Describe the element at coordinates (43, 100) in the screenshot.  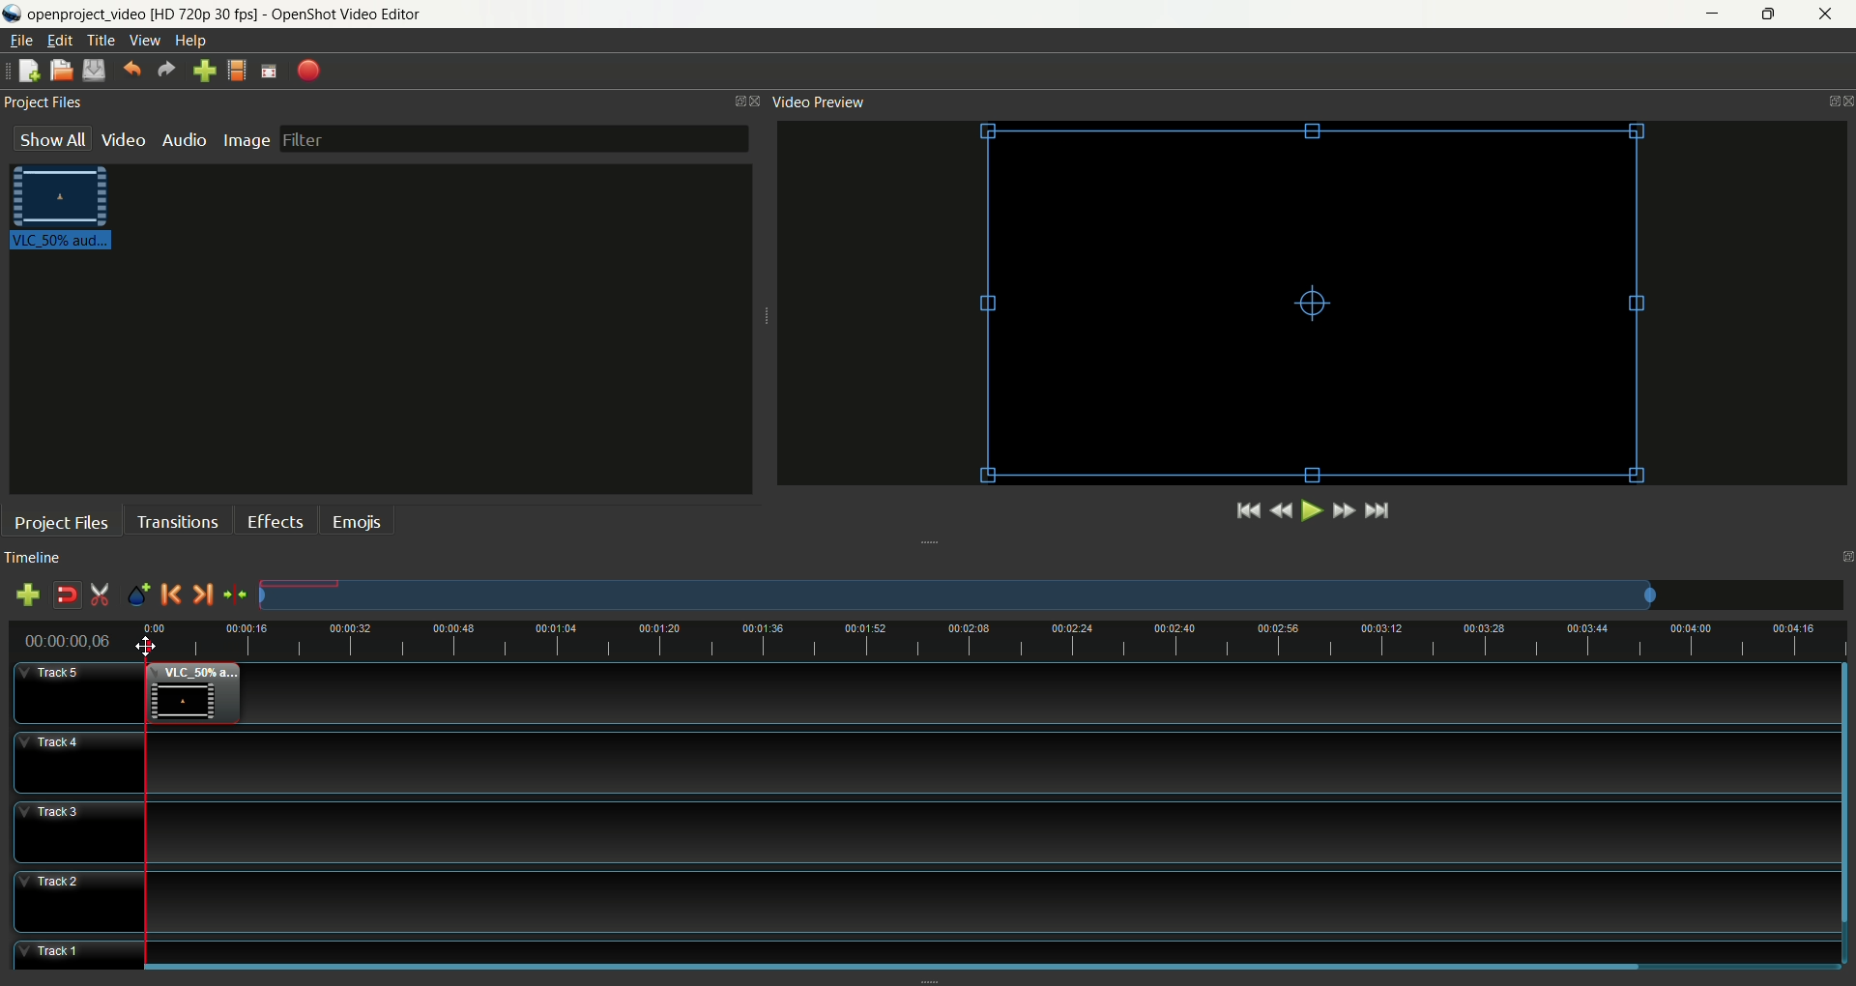
I see `project files` at that location.